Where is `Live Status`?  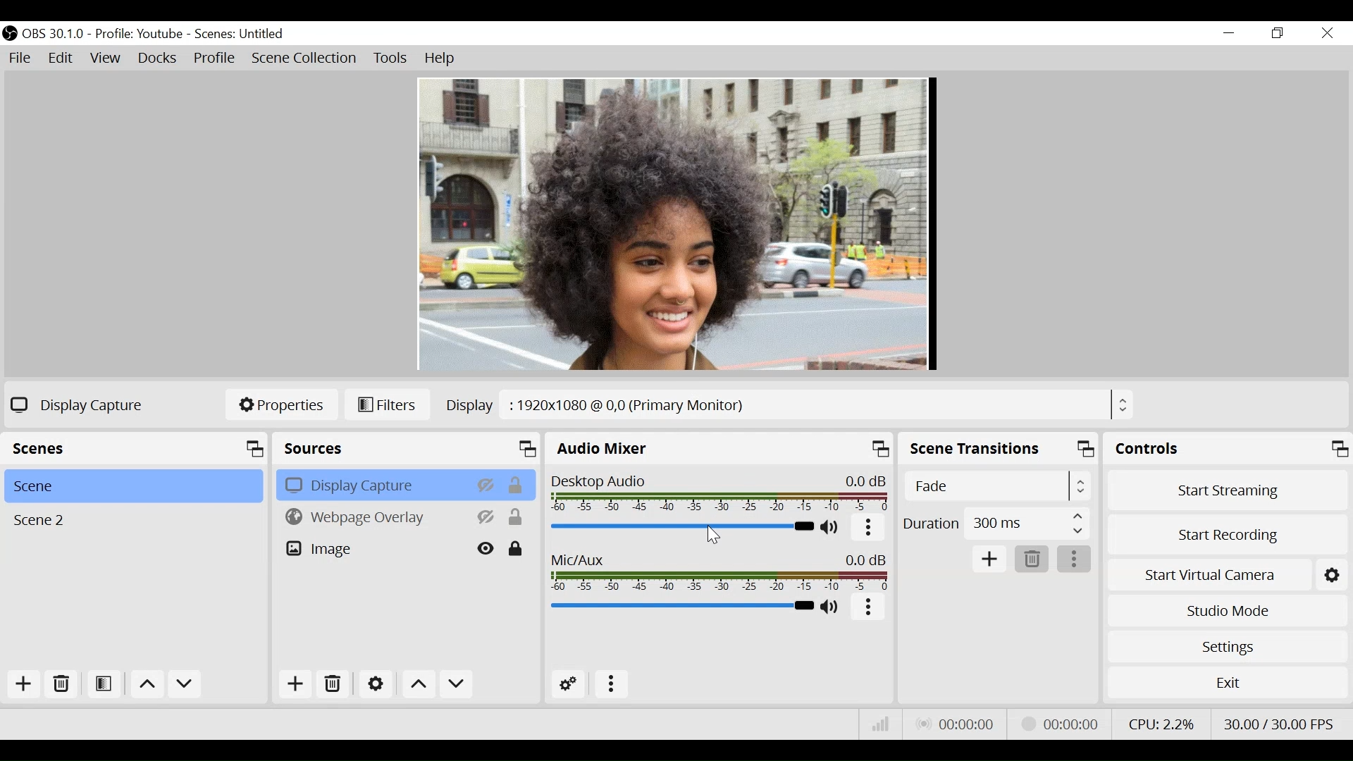
Live Status is located at coordinates (958, 722).